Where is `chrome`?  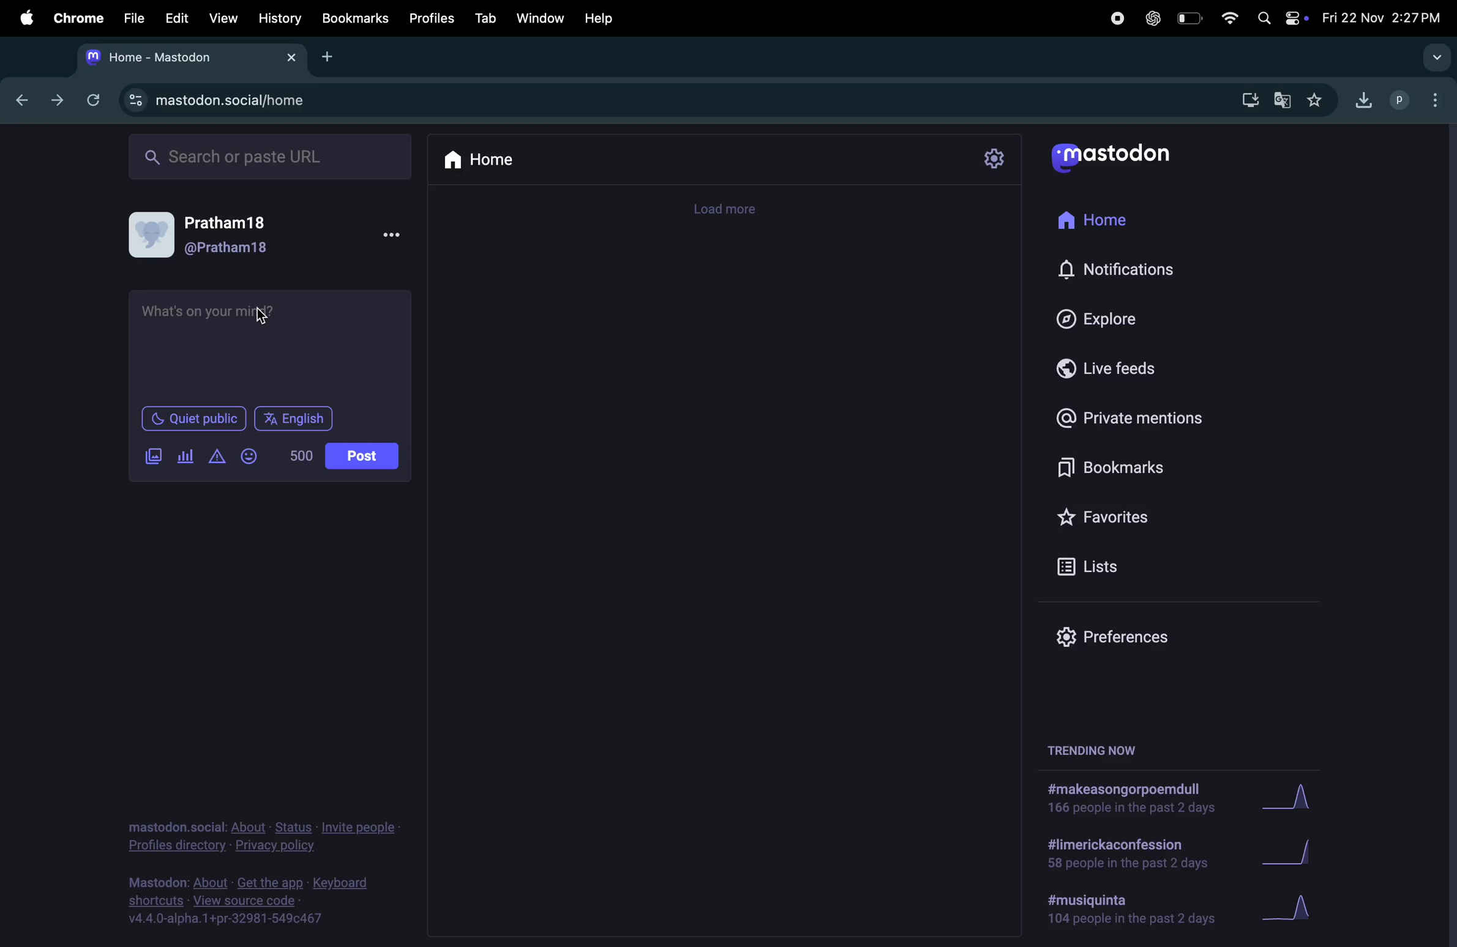 chrome is located at coordinates (78, 17).